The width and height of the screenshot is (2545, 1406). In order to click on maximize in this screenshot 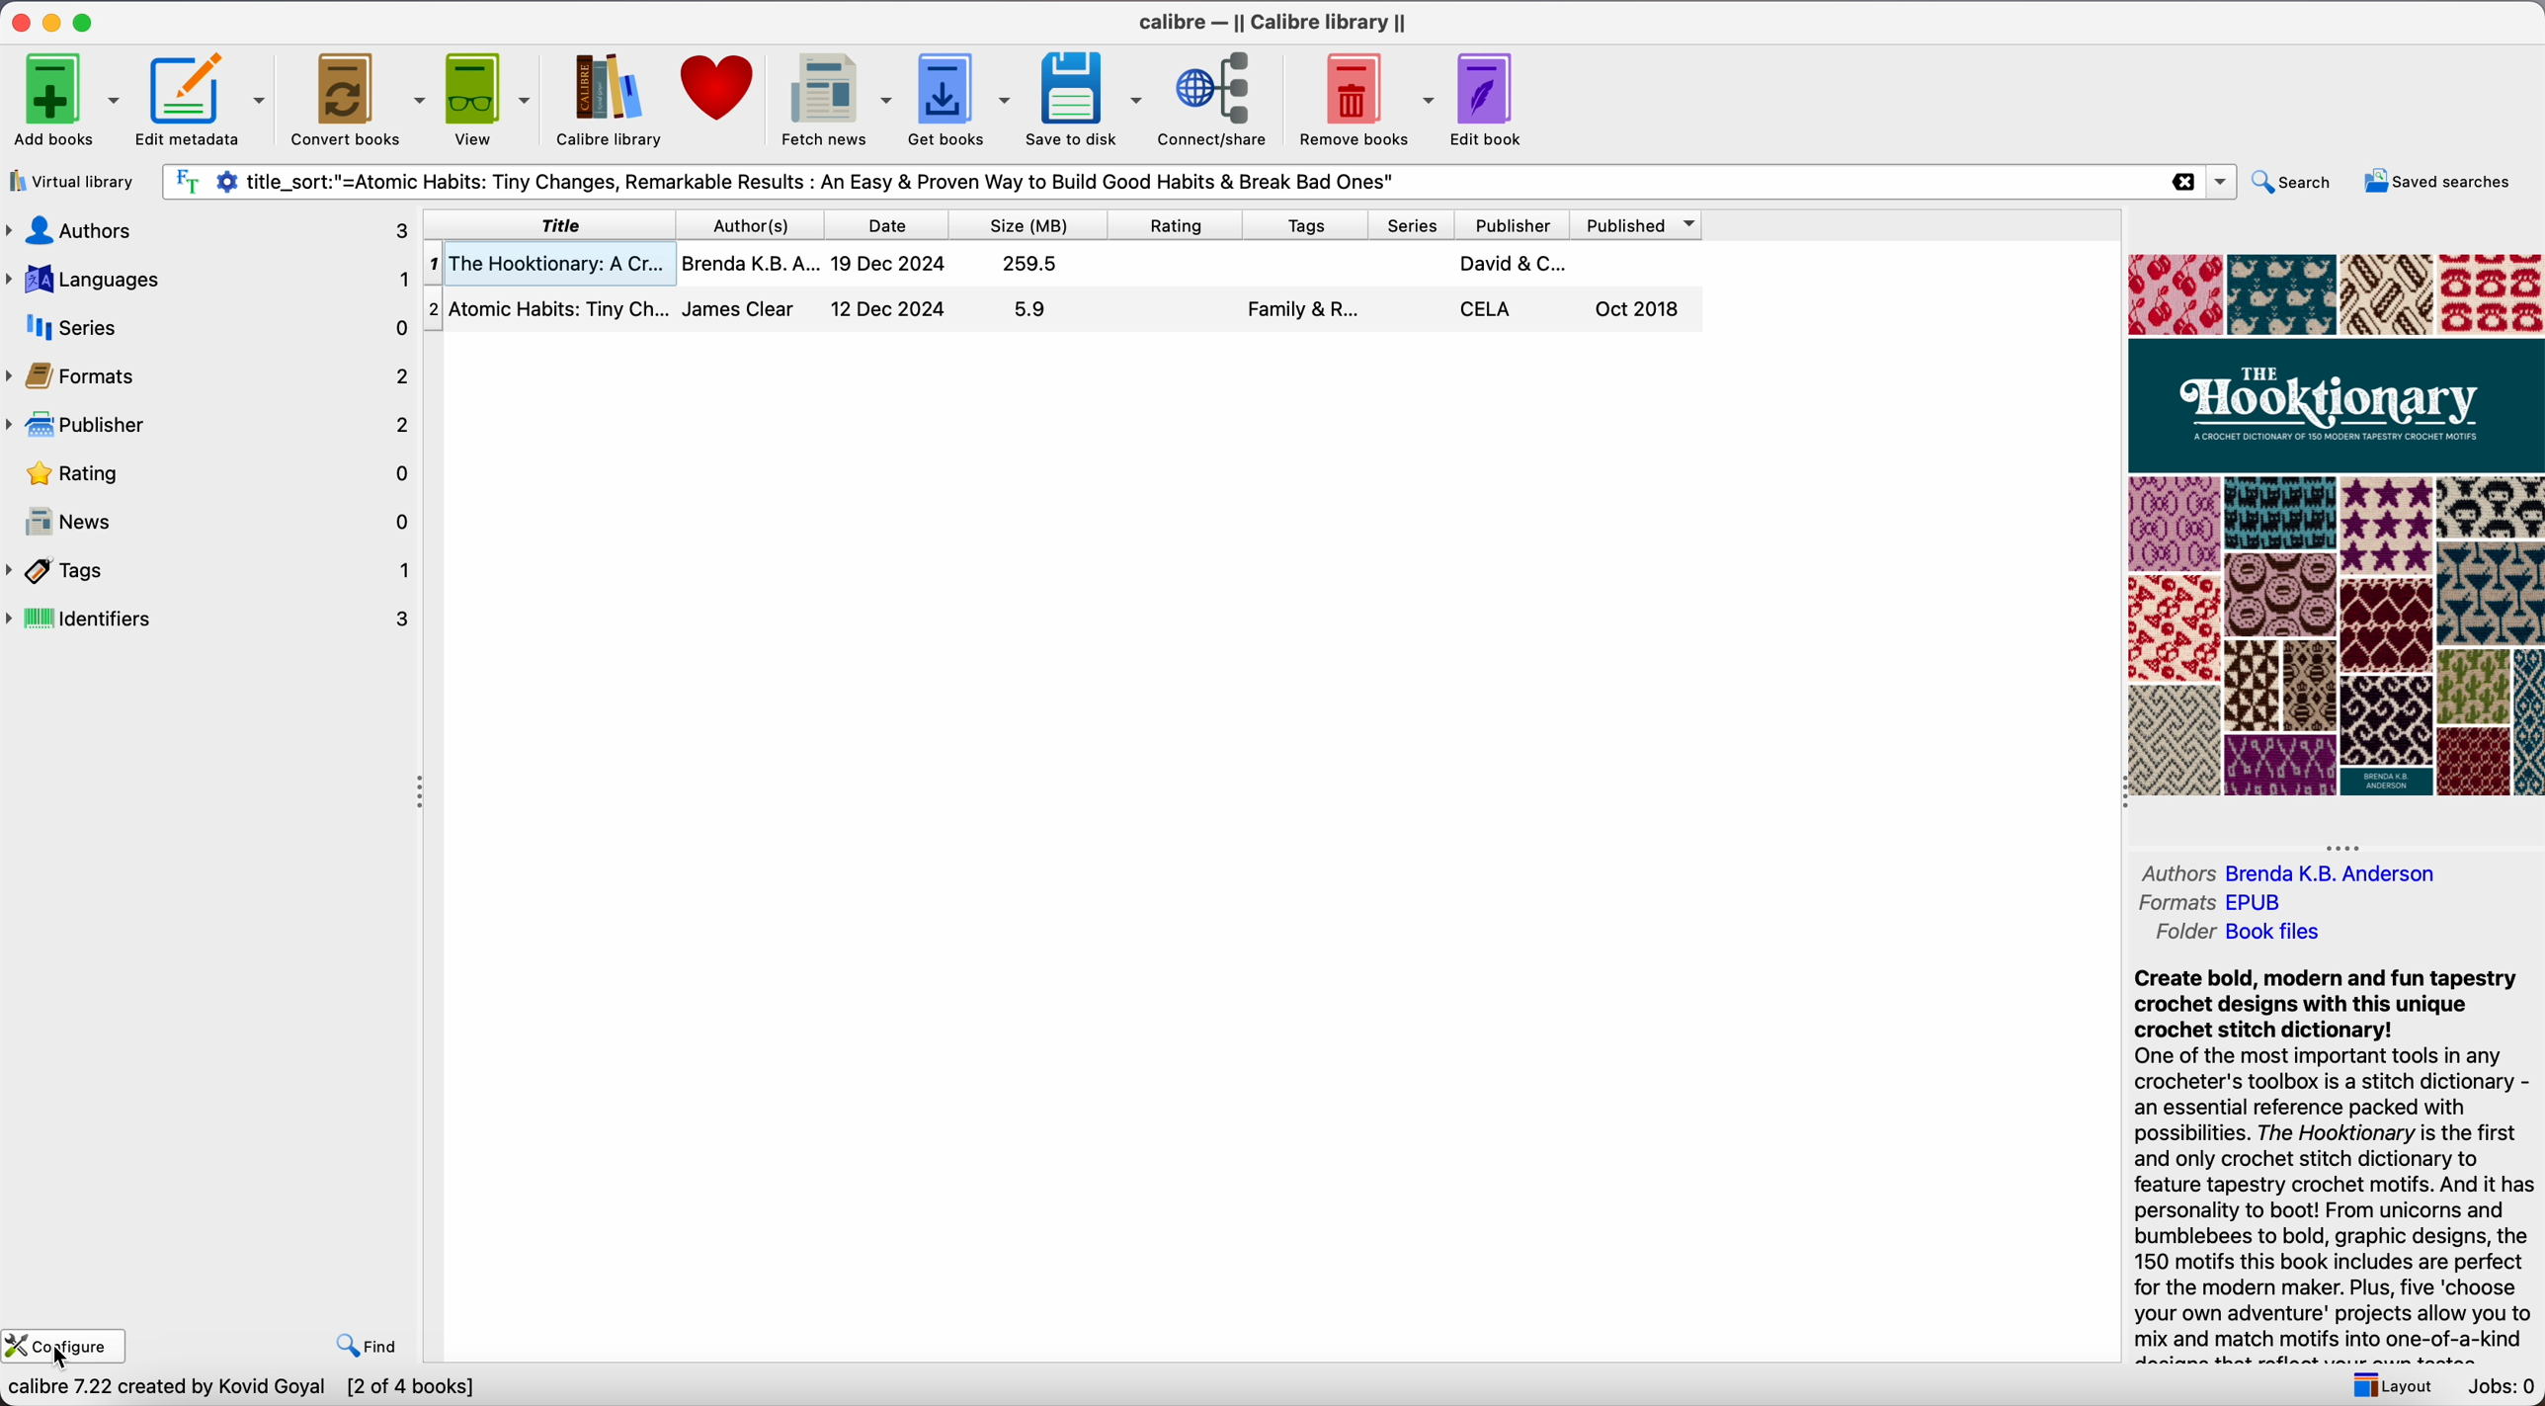, I will do `click(87, 21)`.